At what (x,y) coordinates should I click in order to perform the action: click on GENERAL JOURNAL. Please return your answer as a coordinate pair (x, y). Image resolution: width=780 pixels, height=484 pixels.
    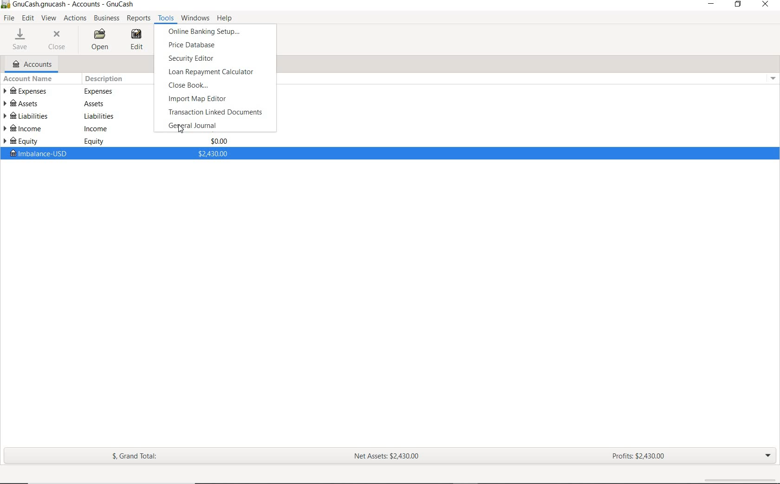
    Looking at the image, I should click on (199, 126).